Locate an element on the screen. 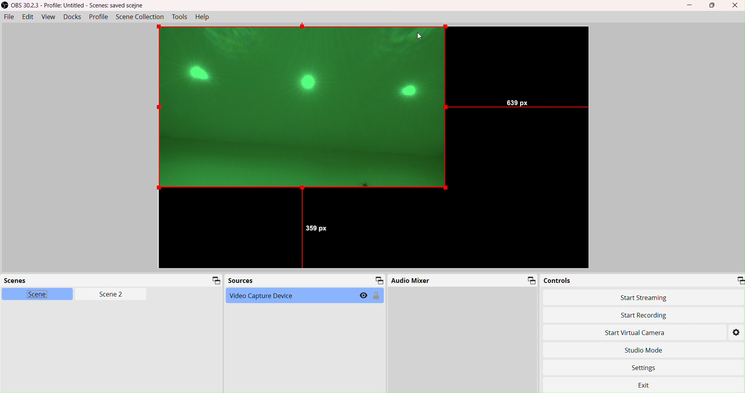  Help is located at coordinates (202, 17).